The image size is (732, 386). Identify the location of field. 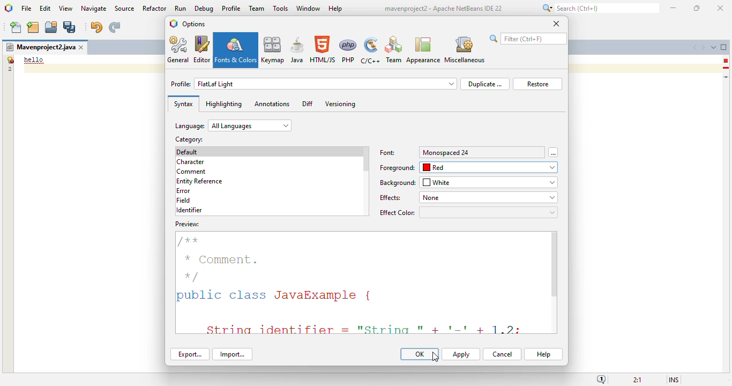
(183, 200).